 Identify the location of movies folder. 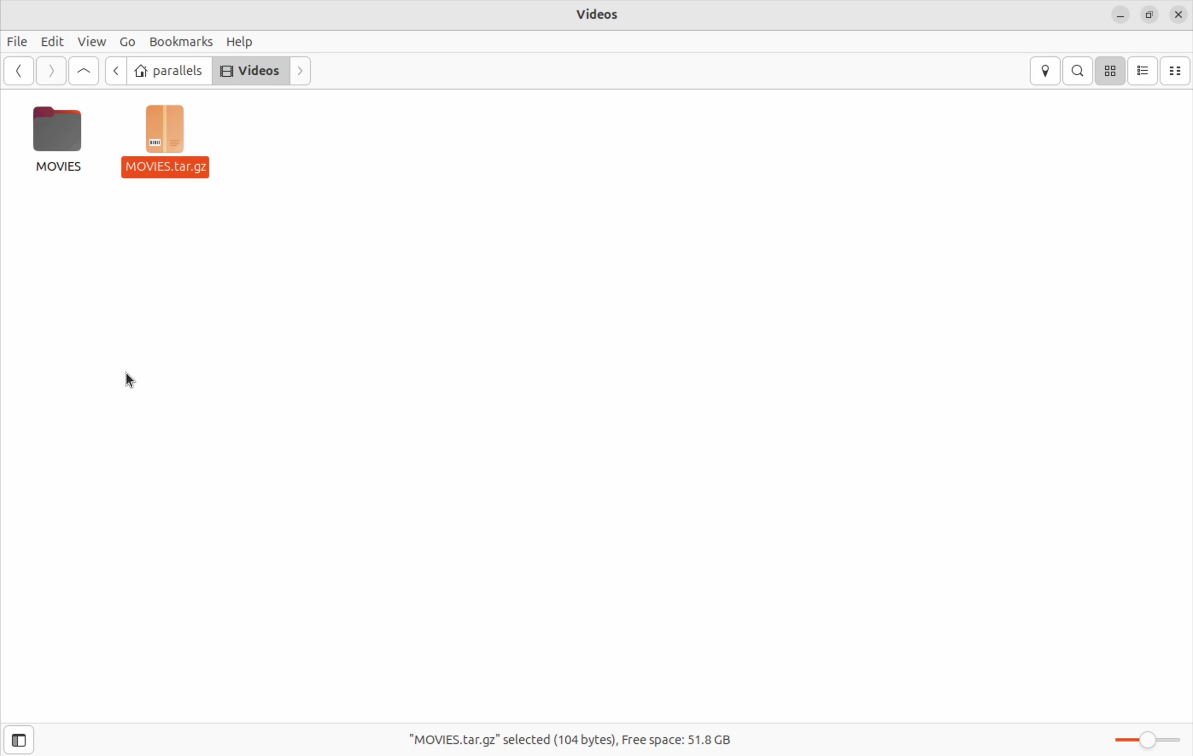
(61, 140).